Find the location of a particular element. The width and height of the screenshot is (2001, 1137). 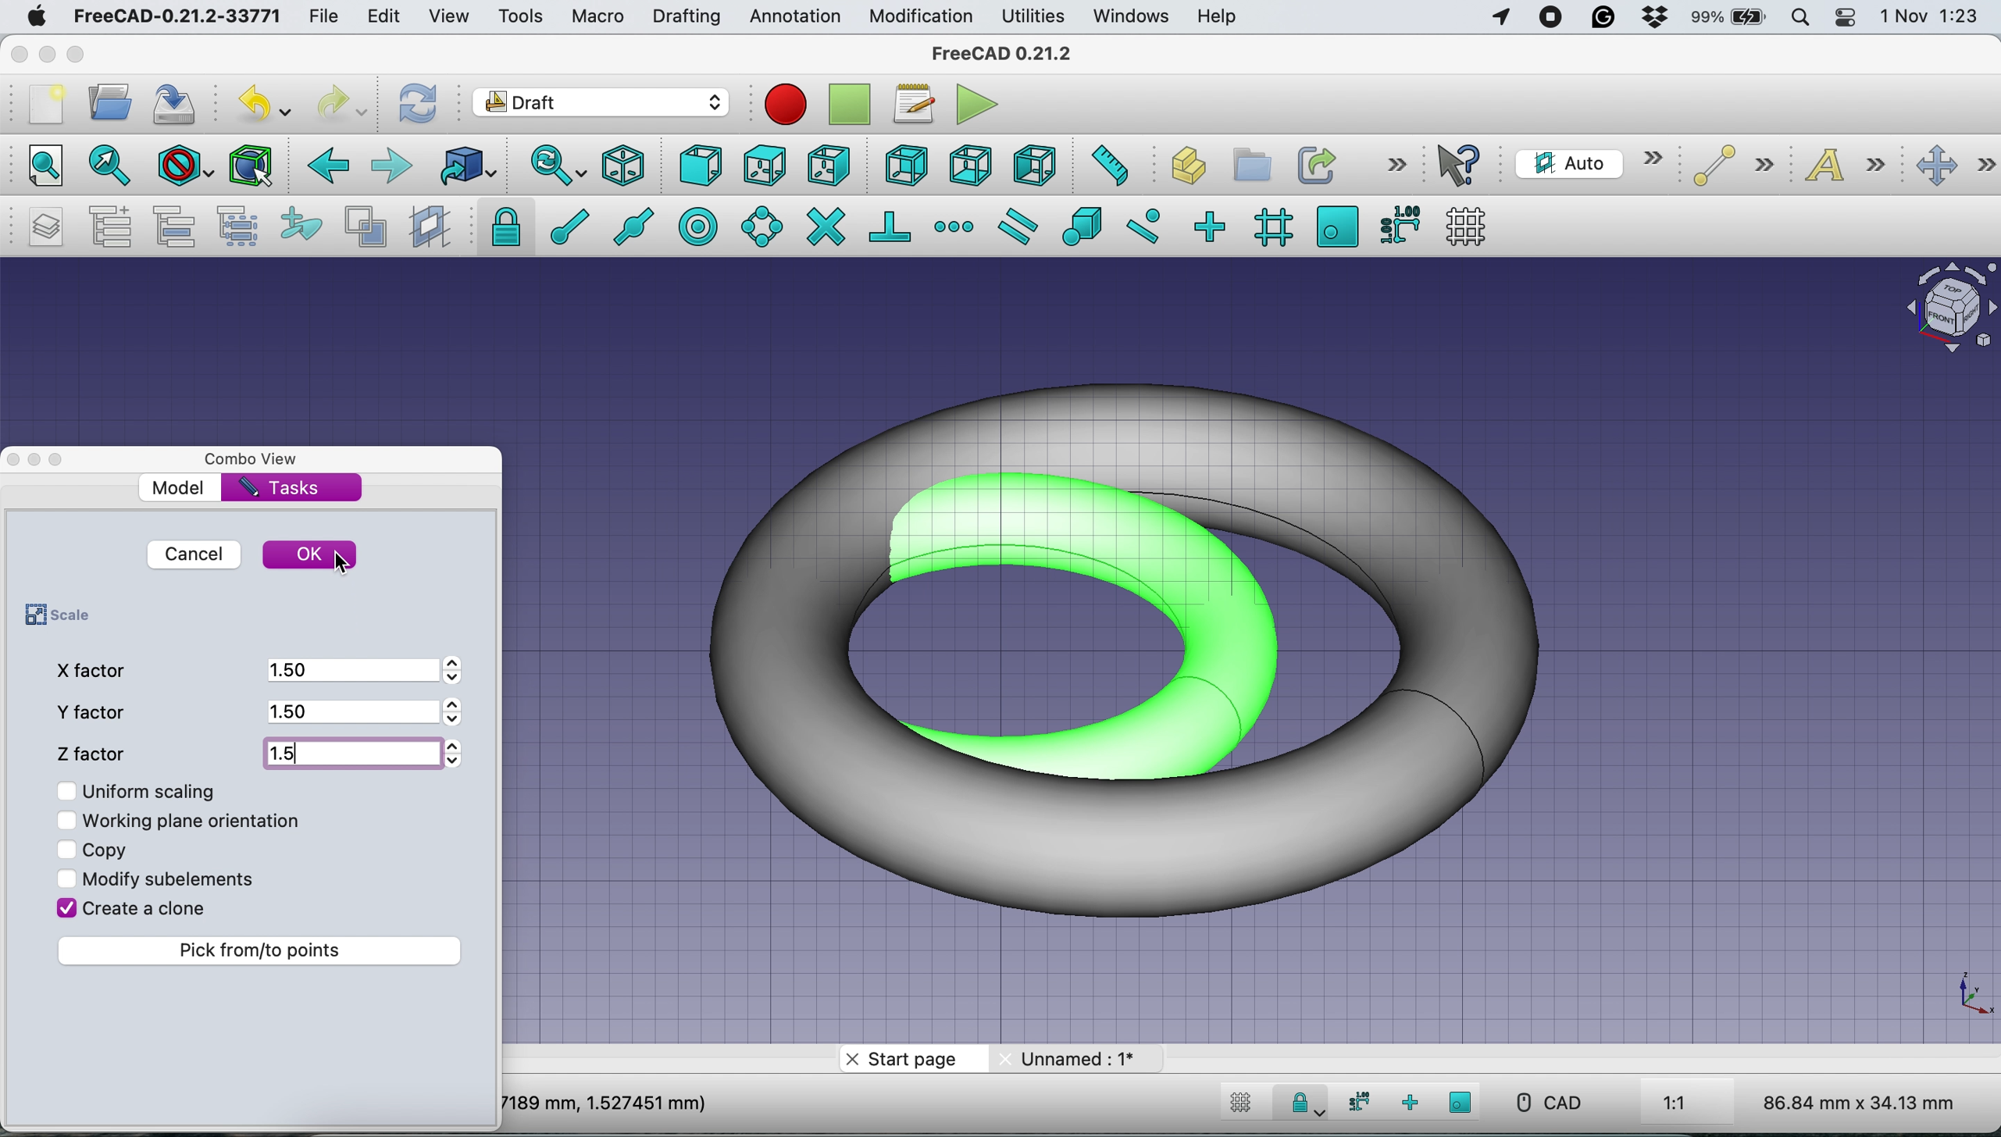

Checkbox is located at coordinates (66, 879).